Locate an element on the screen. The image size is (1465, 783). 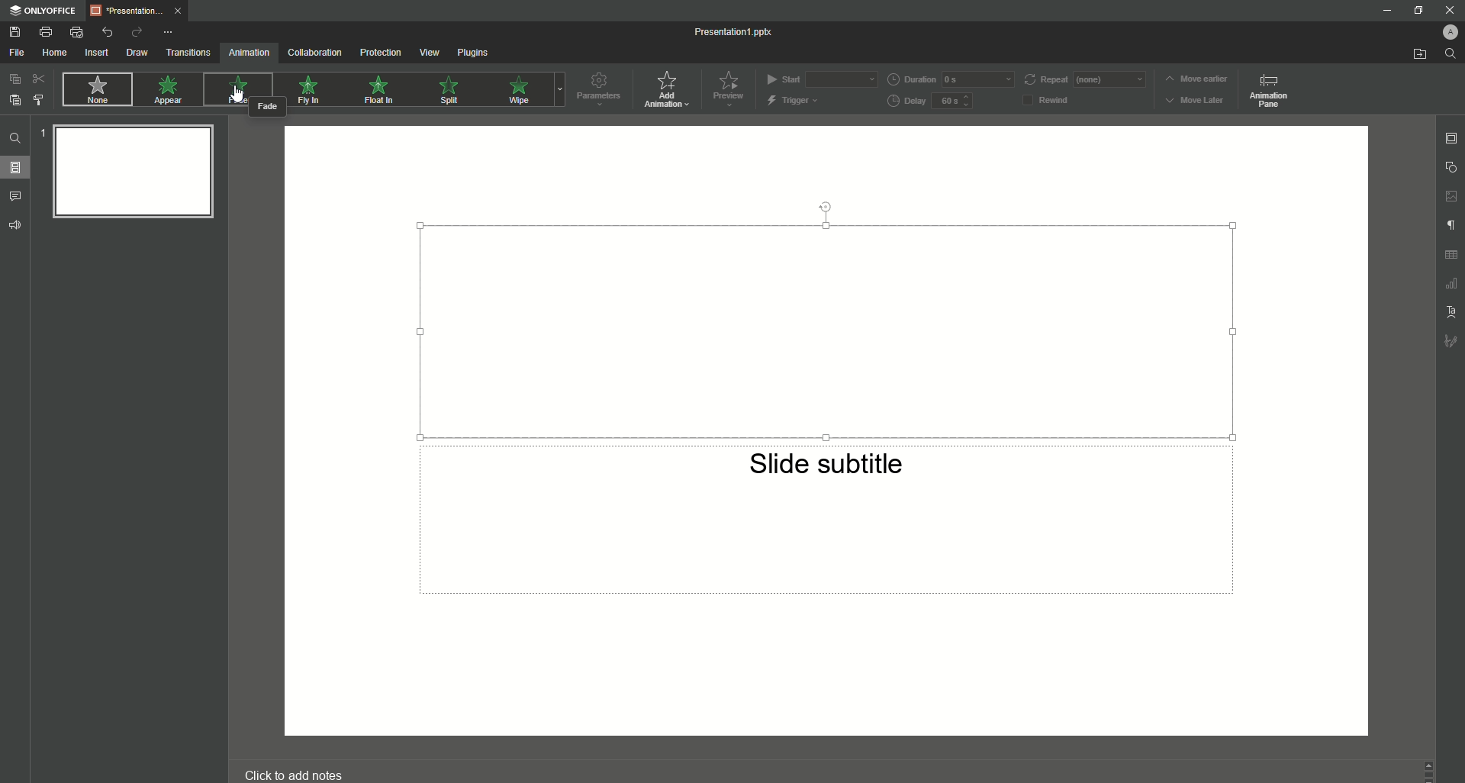
Redo is located at coordinates (133, 32).